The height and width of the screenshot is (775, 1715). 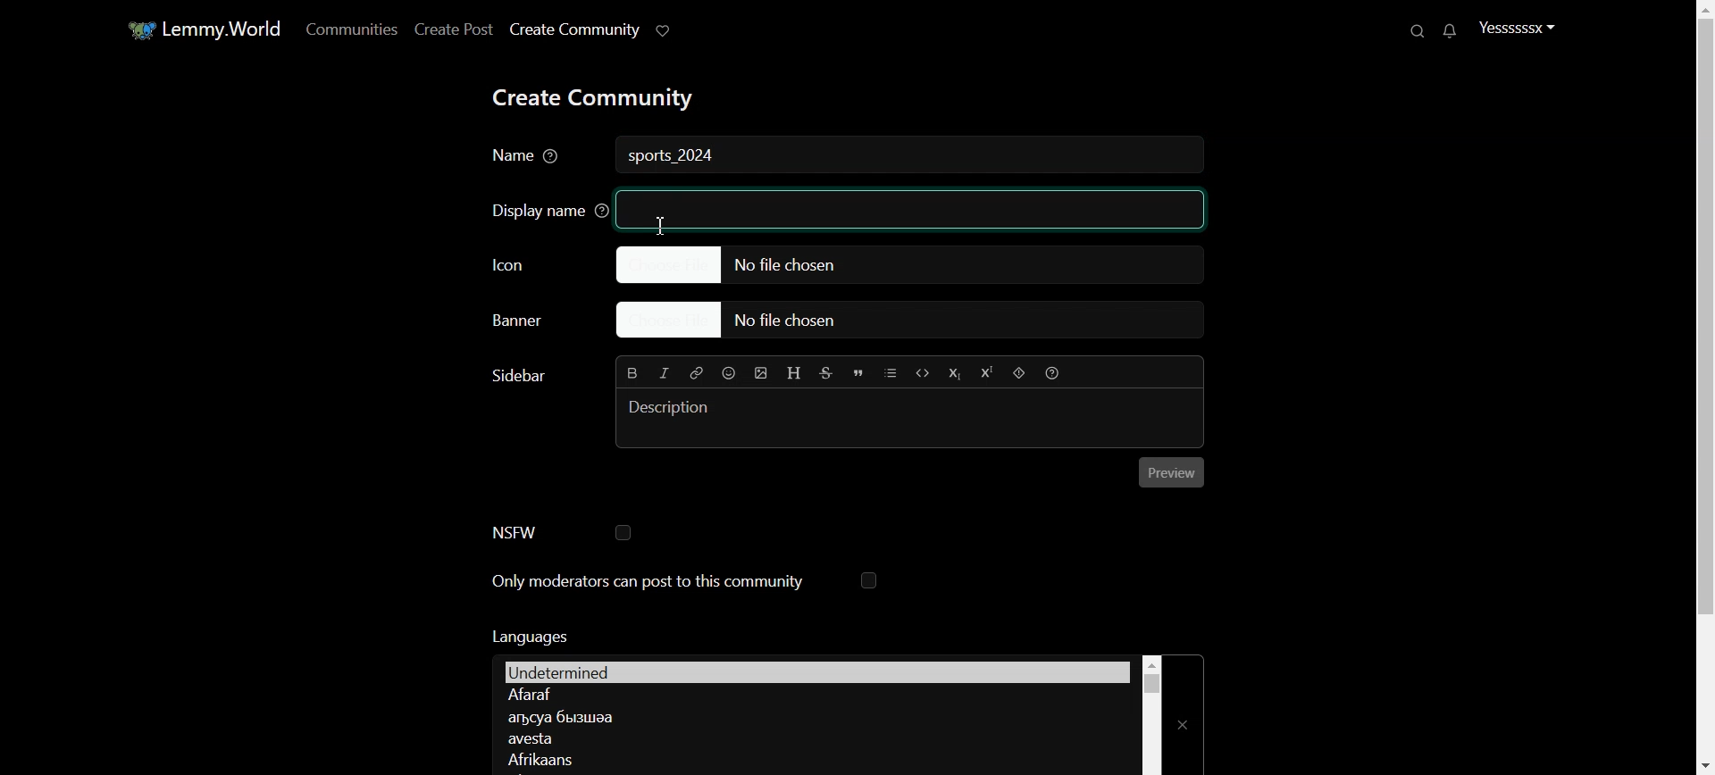 I want to click on Preview, so click(x=1172, y=472).